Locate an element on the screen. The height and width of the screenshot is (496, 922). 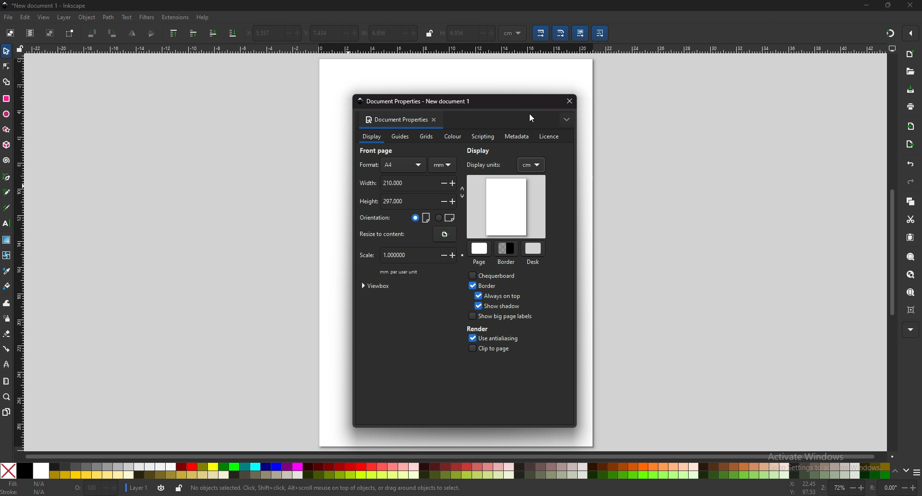
file is located at coordinates (9, 18).